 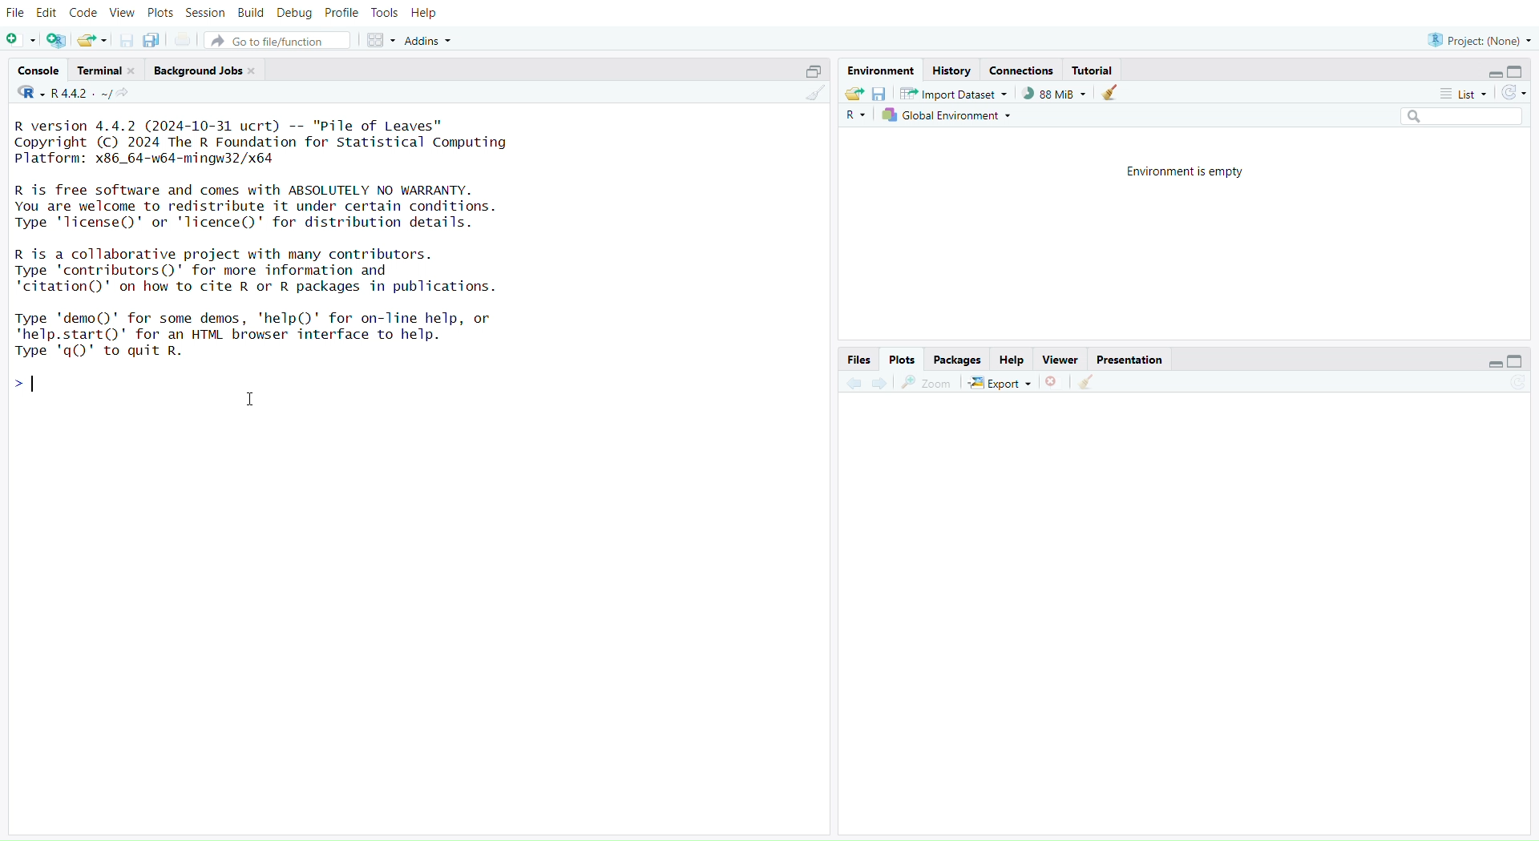 I want to click on R 4.4.2, so click(x=65, y=93).